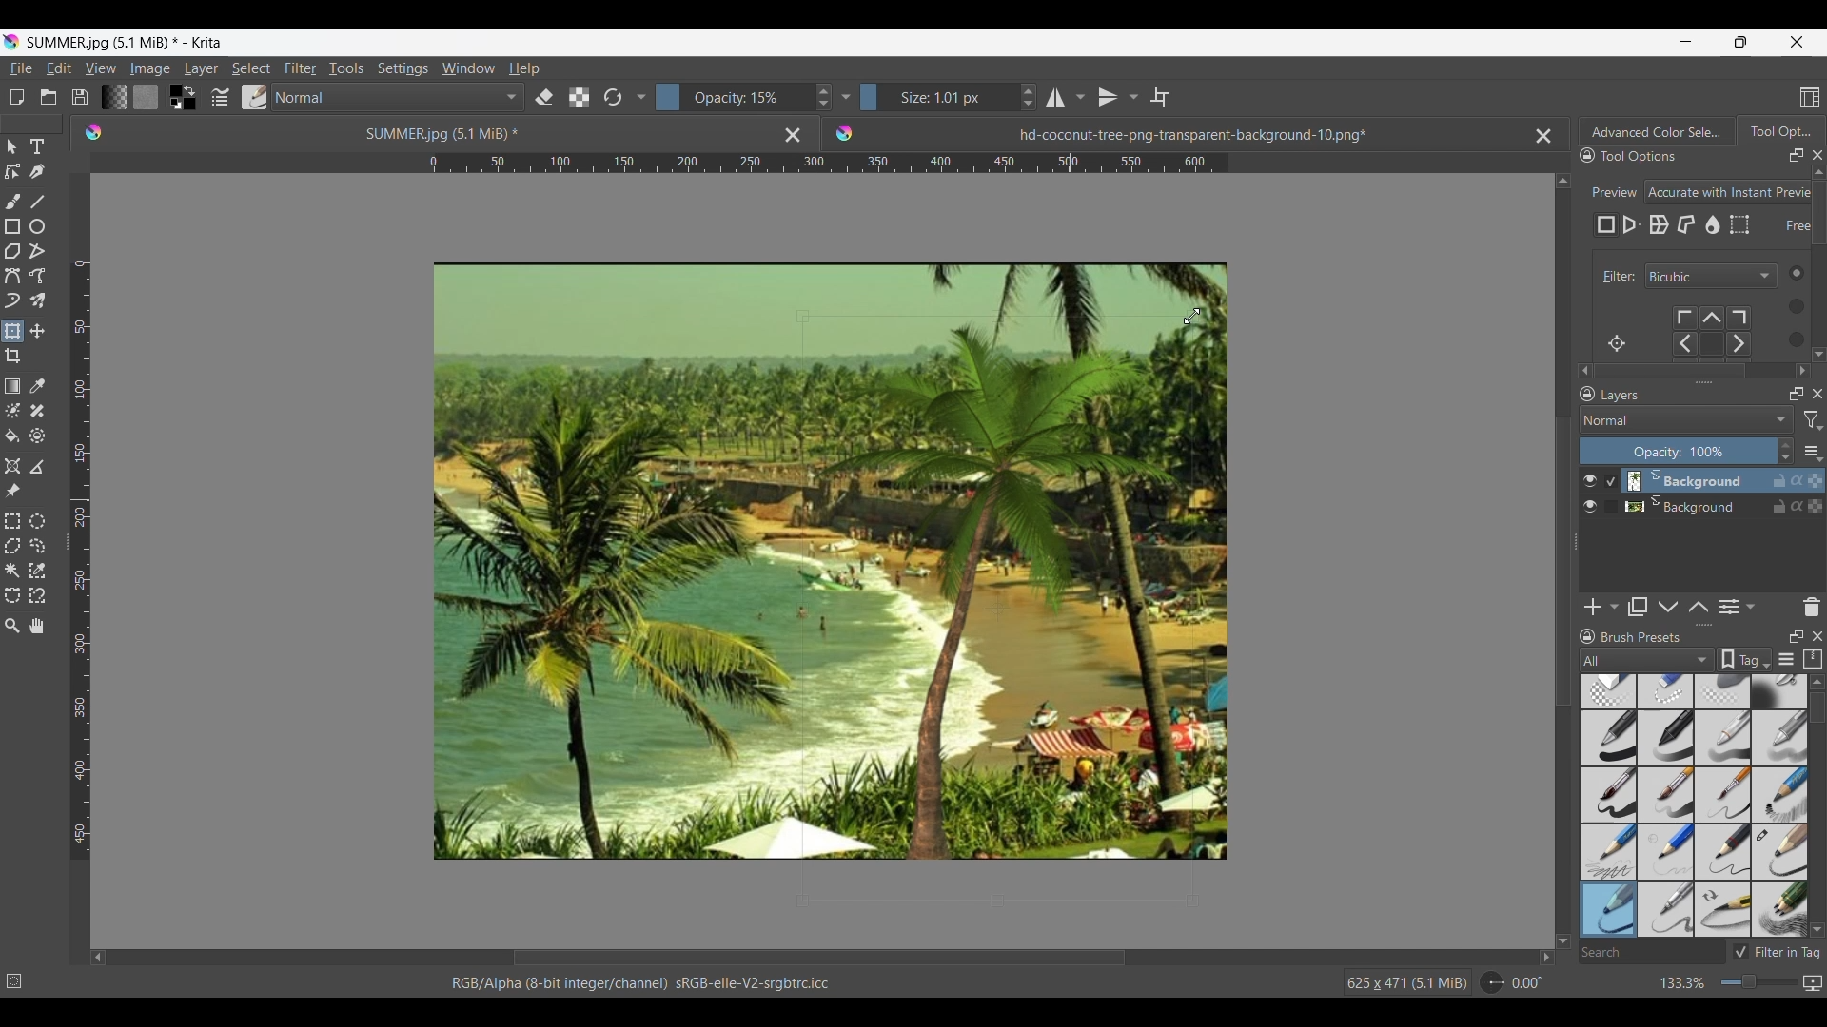  Describe the element at coordinates (12, 436) in the screenshot. I see `Fill` at that location.